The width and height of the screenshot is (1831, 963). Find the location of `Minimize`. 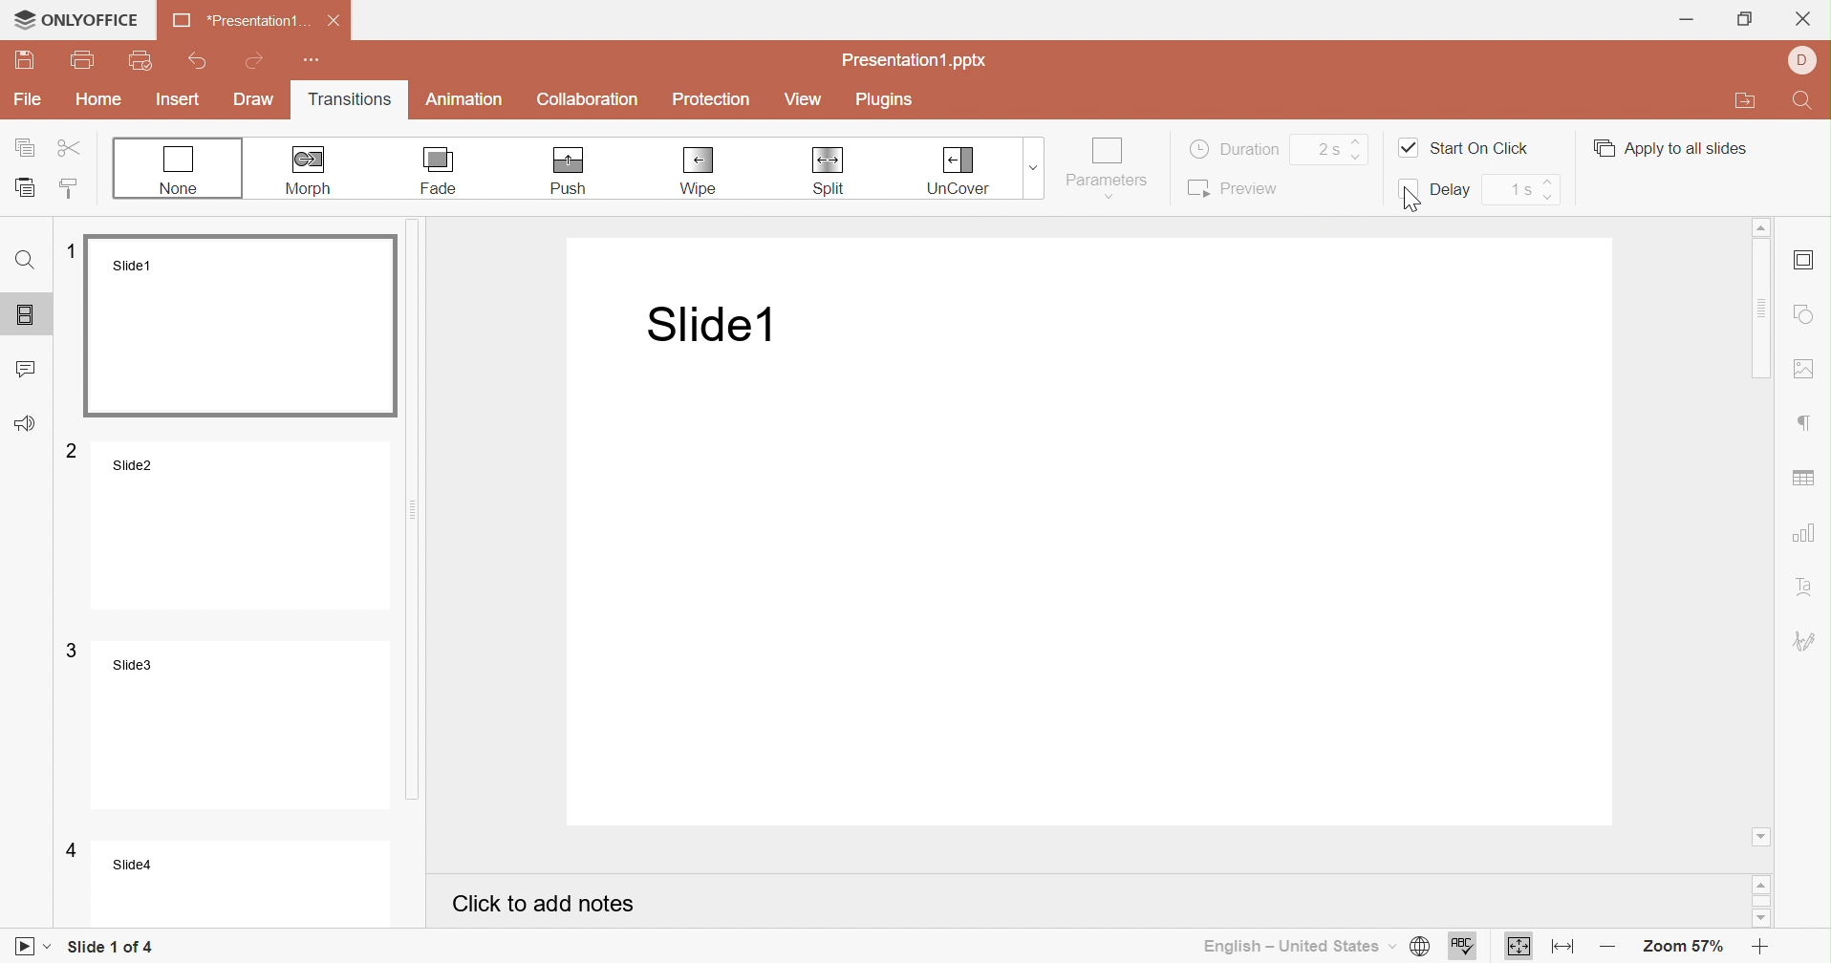

Minimize is located at coordinates (1686, 18).